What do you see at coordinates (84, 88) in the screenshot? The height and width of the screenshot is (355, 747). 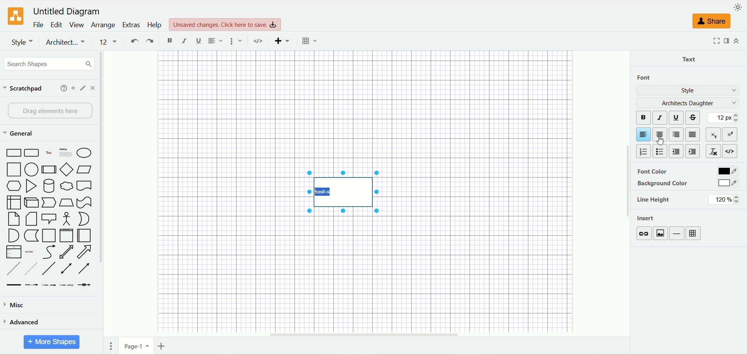 I see `edit` at bounding box center [84, 88].